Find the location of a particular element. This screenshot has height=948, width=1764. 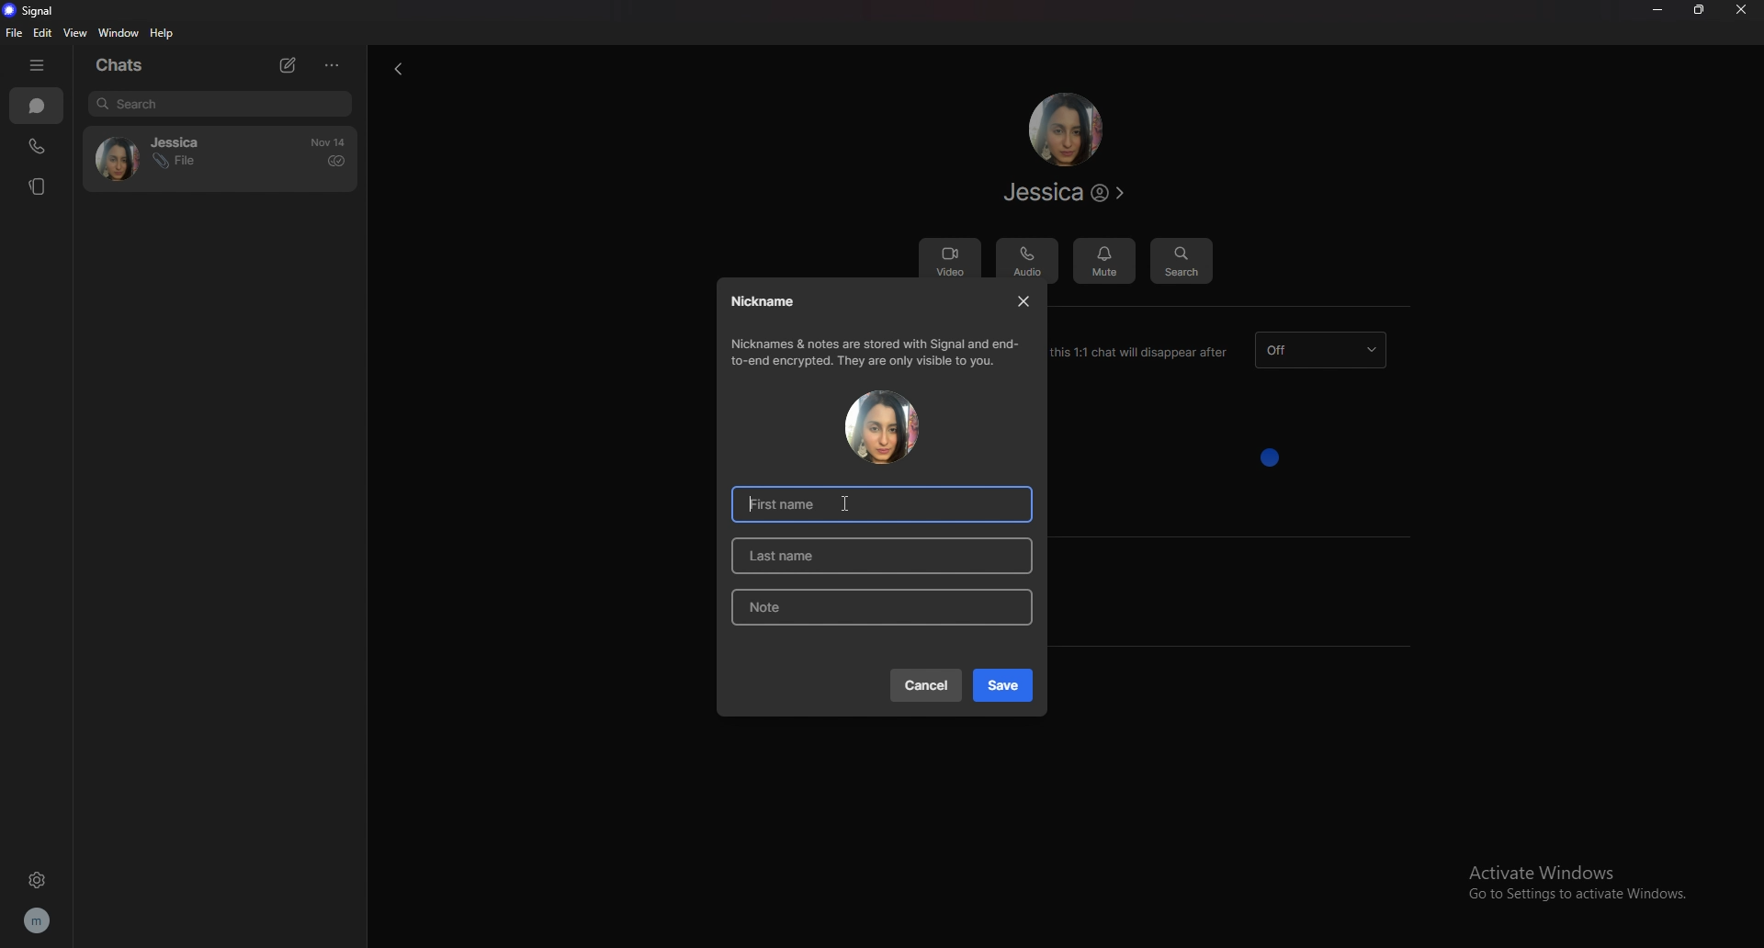

delivered is located at coordinates (336, 162).